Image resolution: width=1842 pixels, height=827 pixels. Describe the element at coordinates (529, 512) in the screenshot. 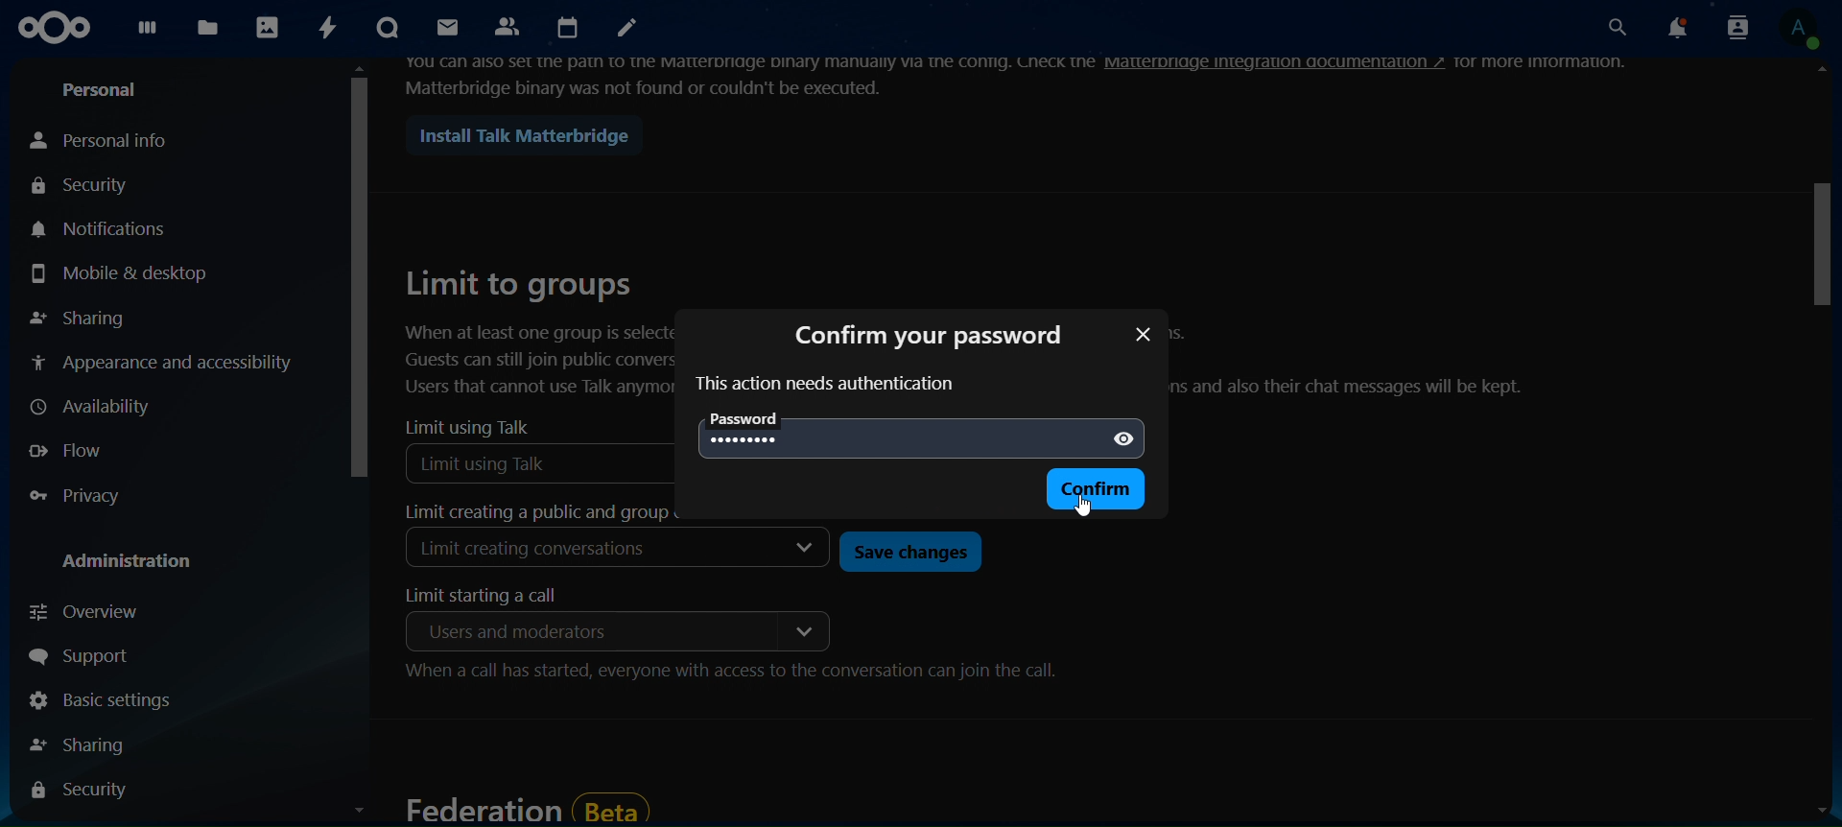

I see `limit creating a public and group conversation` at that location.